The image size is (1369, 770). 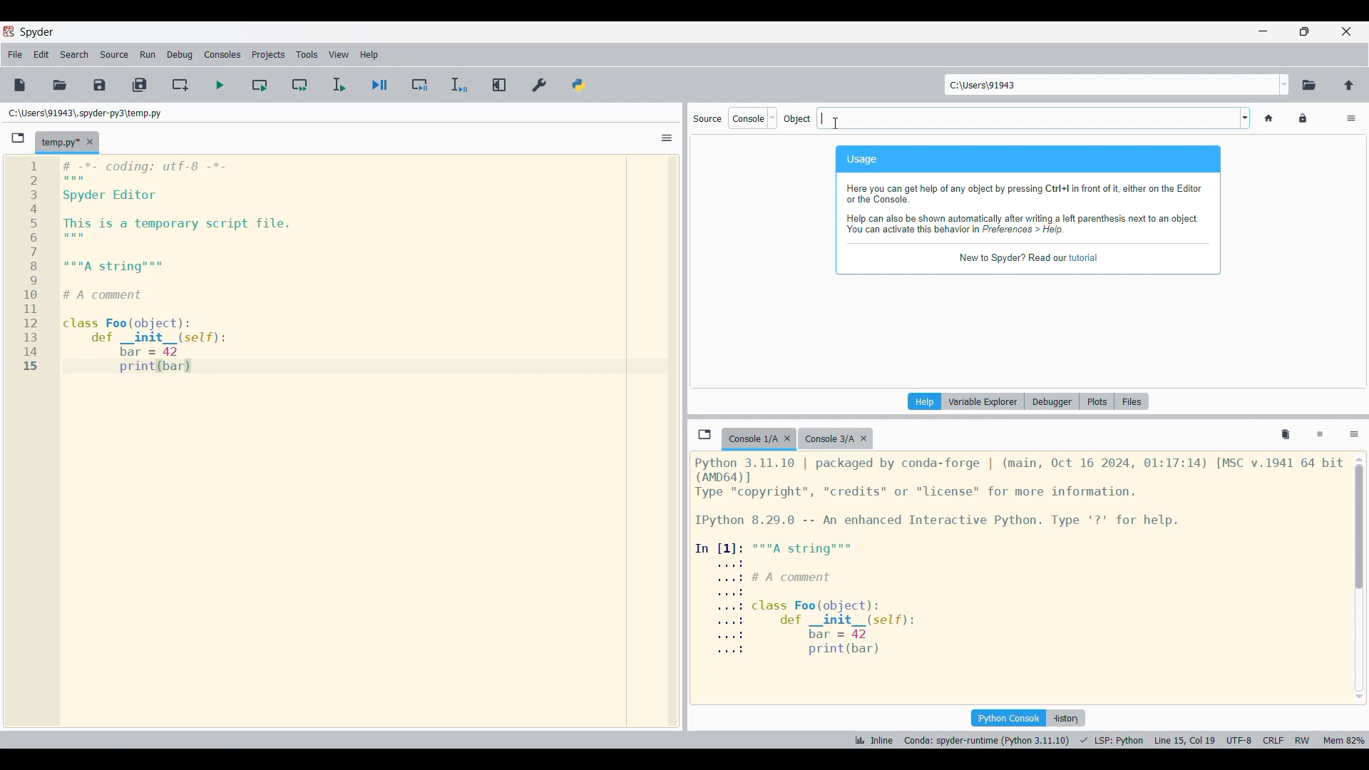 What do you see at coordinates (1273, 737) in the screenshot?
I see `CRLF` at bounding box center [1273, 737].